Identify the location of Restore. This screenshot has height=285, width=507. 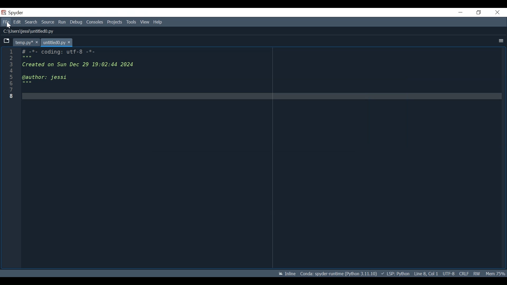
(478, 12).